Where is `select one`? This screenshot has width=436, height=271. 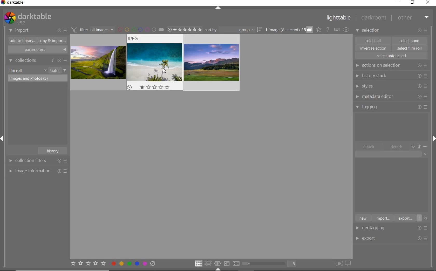 select one is located at coordinates (410, 40).